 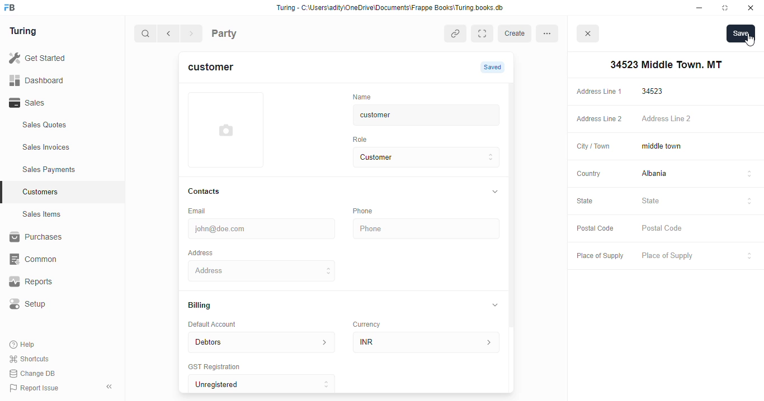 I want to click on Contacts, so click(x=215, y=192).